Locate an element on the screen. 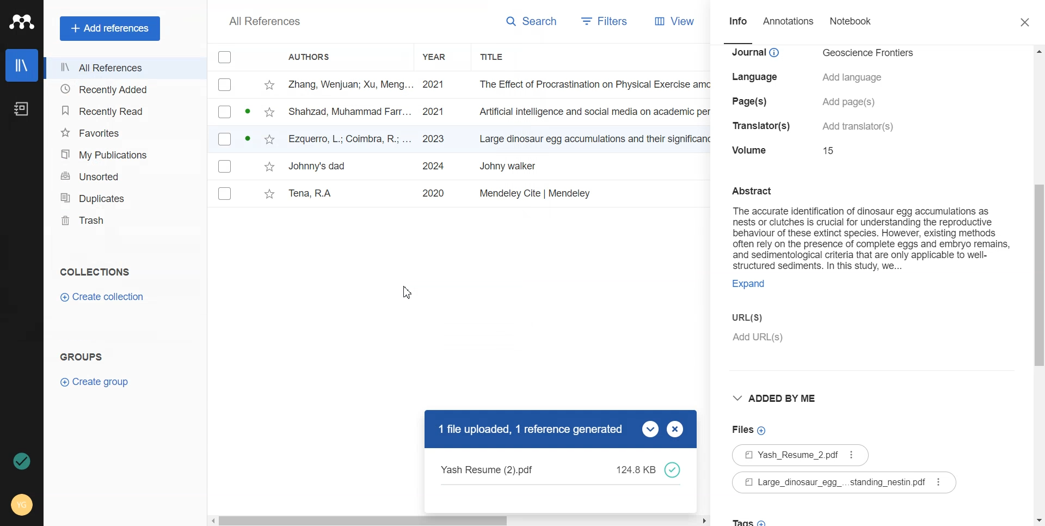 This screenshot has height=526, width=1045. Checkbox is located at coordinates (225, 112).